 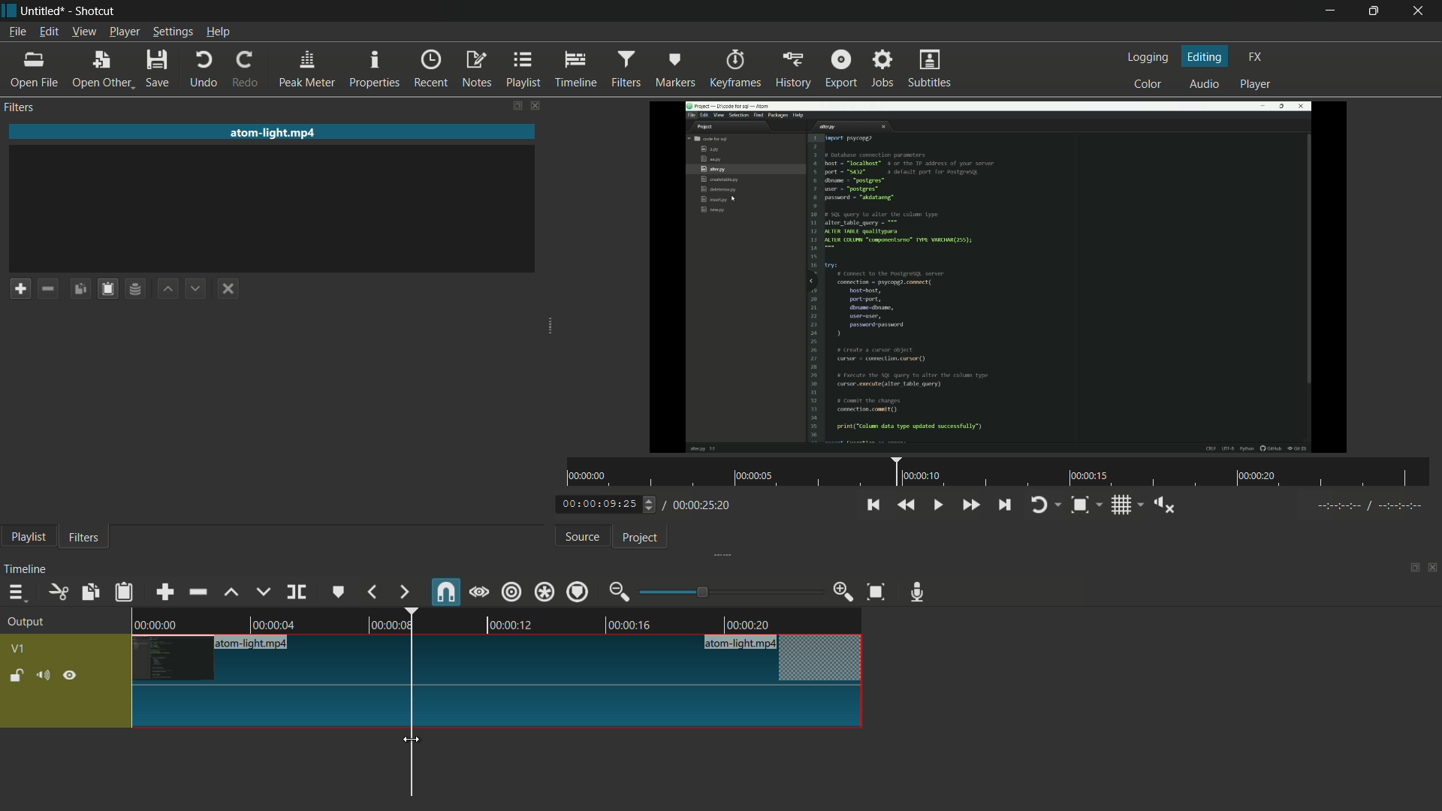 I want to click on zoom in, so click(x=844, y=592).